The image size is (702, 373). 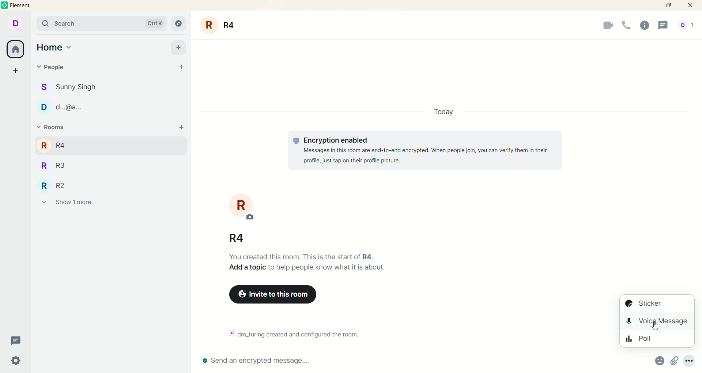 What do you see at coordinates (255, 361) in the screenshot?
I see `send encrypted message` at bounding box center [255, 361].